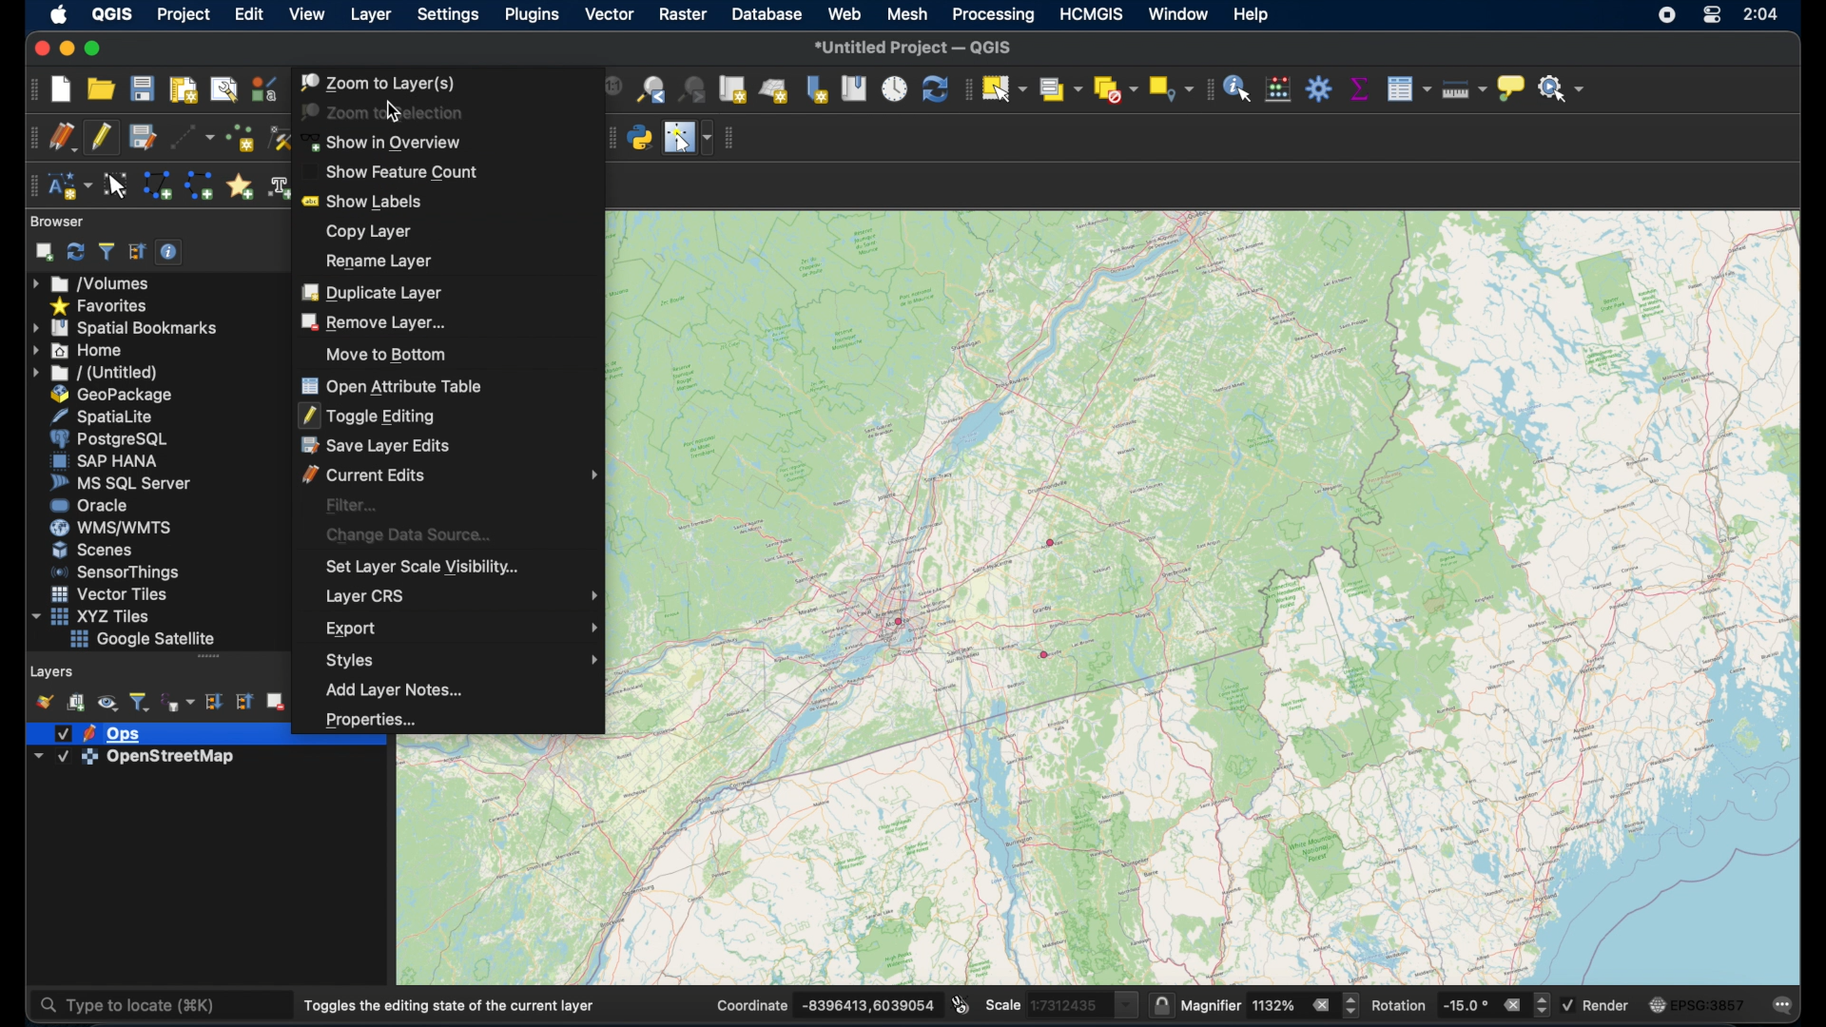 The height and width of the screenshot is (1027, 1826). What do you see at coordinates (138, 252) in the screenshot?
I see `collapse all` at bounding box center [138, 252].